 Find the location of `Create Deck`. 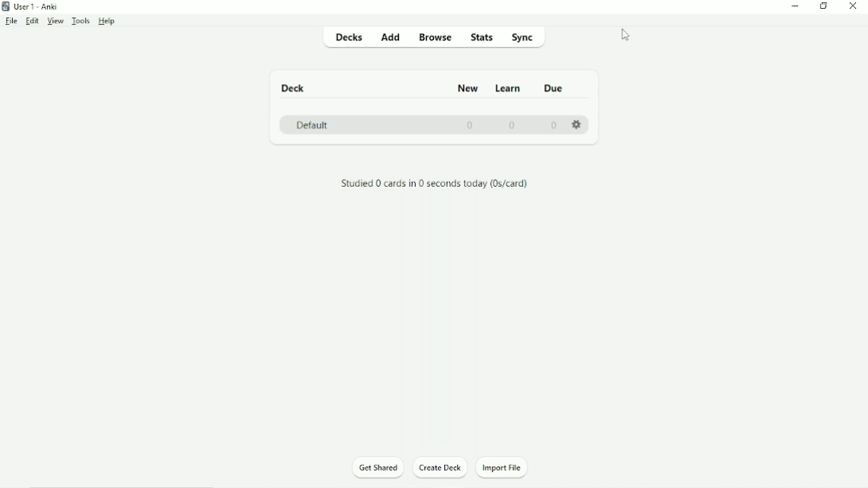

Create Deck is located at coordinates (441, 470).